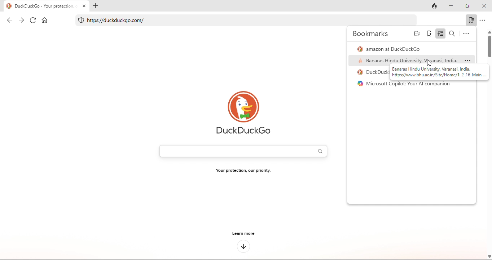 The height and width of the screenshot is (260, 492). I want to click on Hyperlink to Banaras Hindu University, so click(411, 60).